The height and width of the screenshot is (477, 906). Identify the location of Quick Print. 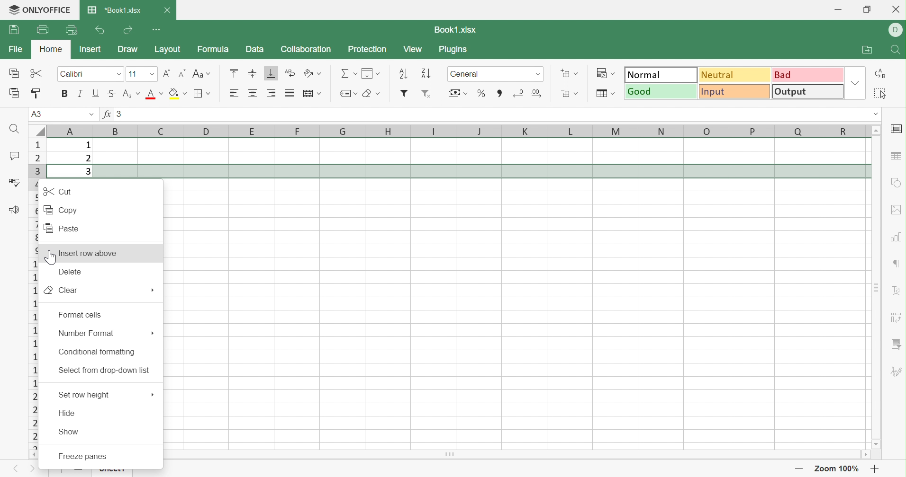
(70, 30).